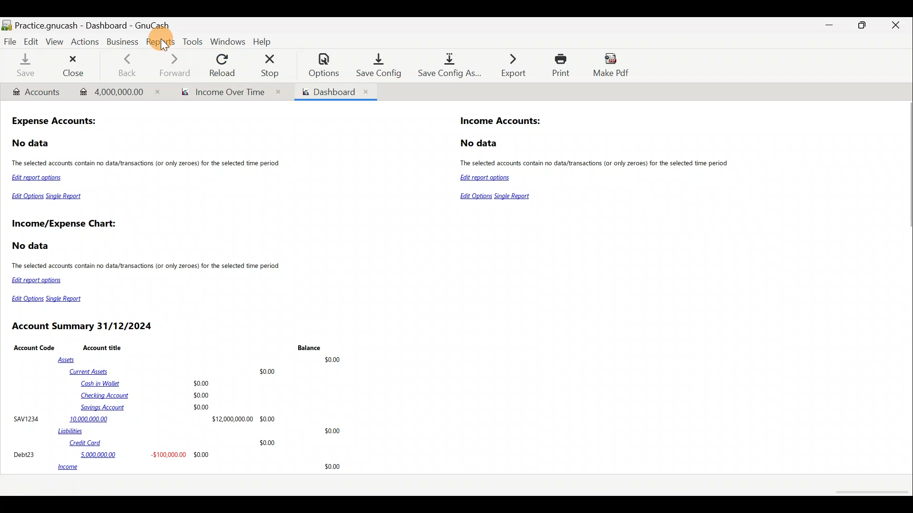  Describe the element at coordinates (87, 44) in the screenshot. I see `Actions` at that location.